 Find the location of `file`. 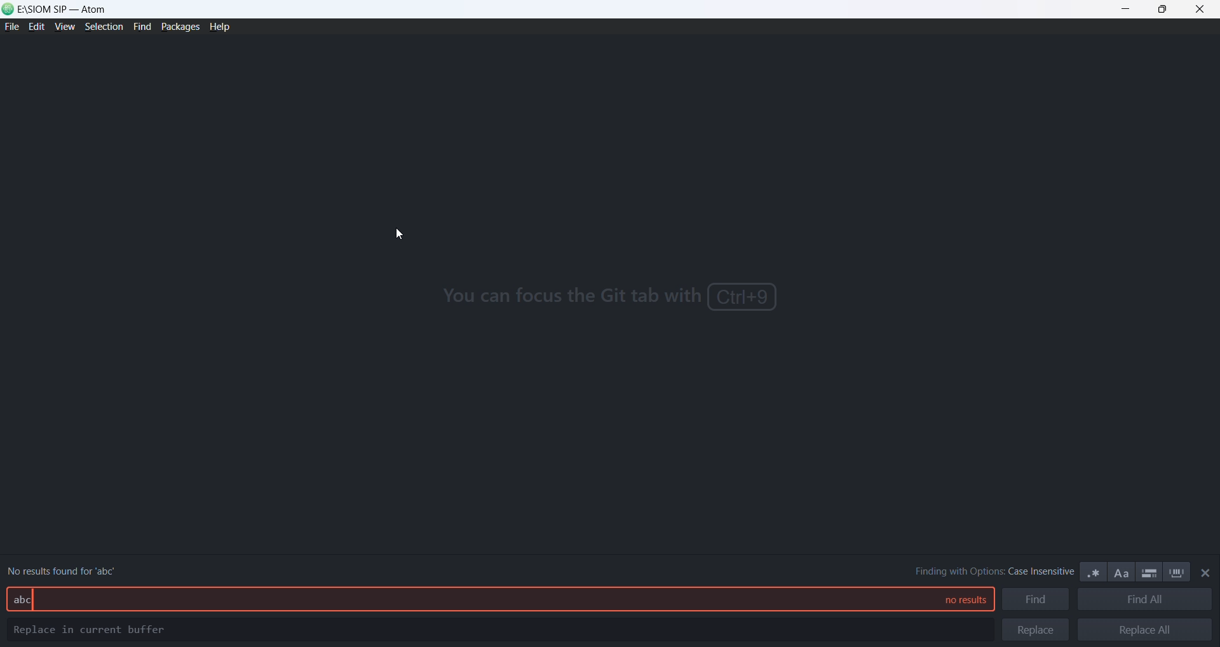

file is located at coordinates (11, 28).